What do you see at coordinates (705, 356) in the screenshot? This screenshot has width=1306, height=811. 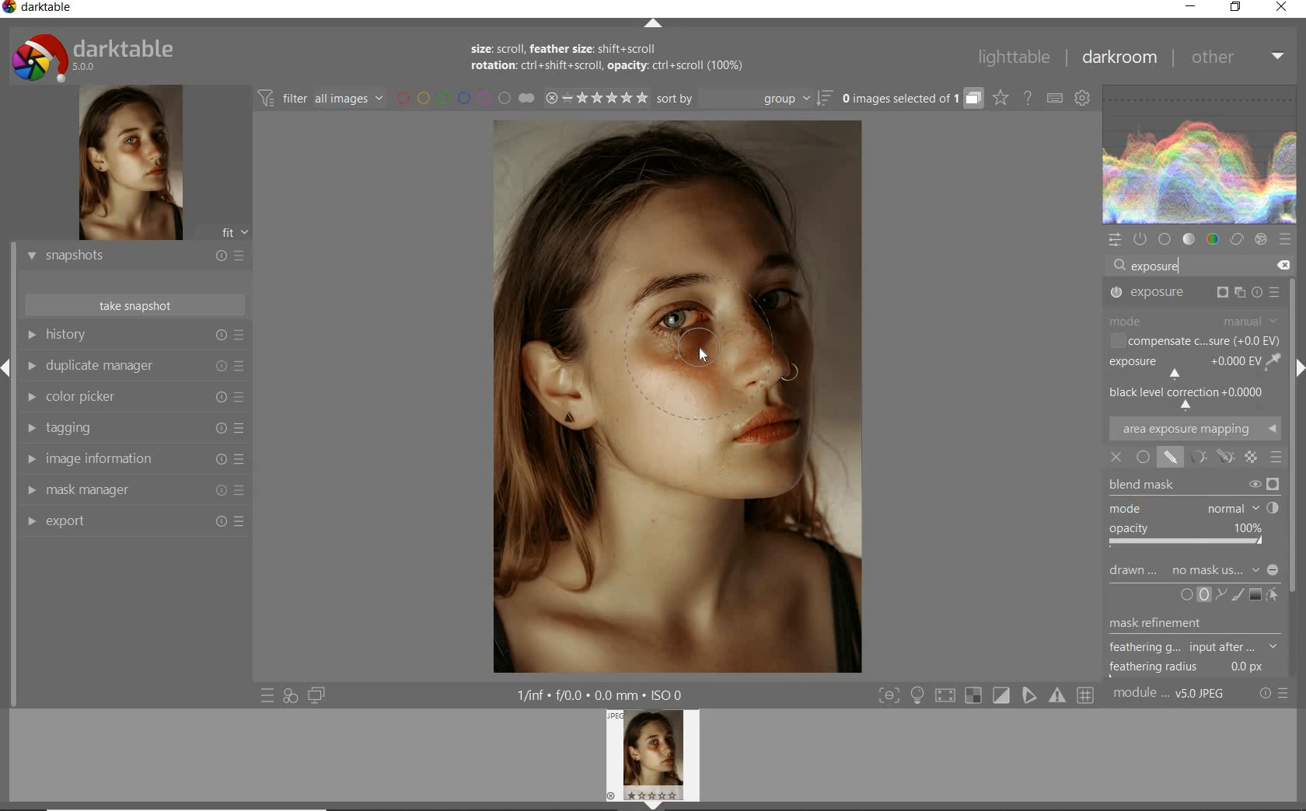 I see `CURSOR` at bounding box center [705, 356].